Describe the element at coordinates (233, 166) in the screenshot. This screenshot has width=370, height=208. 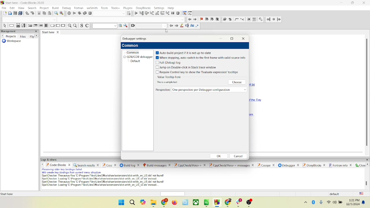
I see `Cppcheck/ver++ message` at that location.